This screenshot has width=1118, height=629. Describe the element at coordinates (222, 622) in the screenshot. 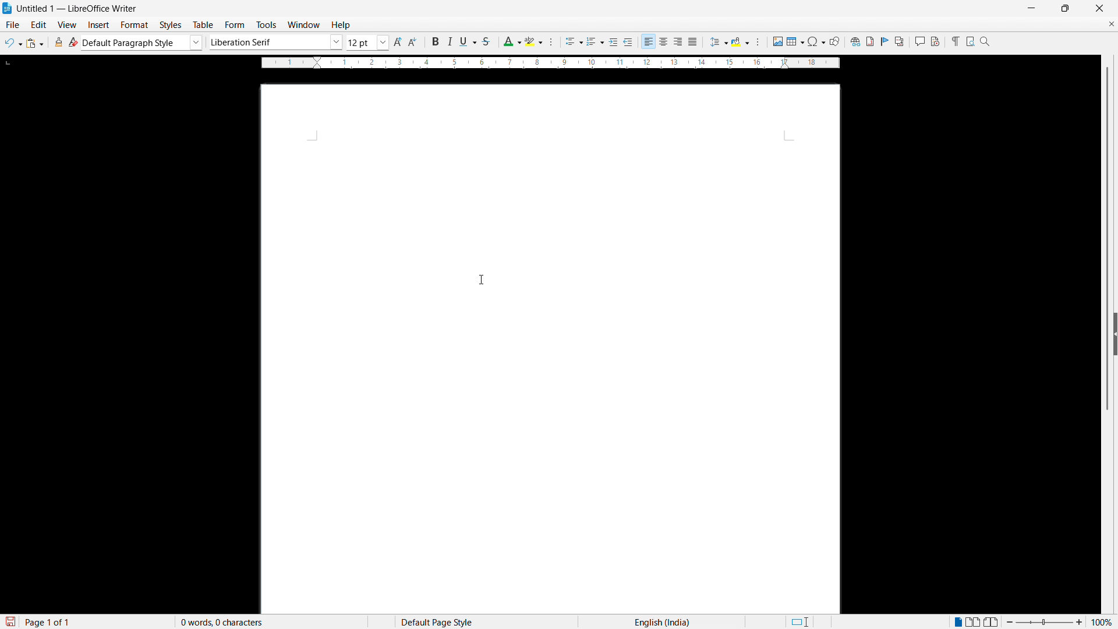

I see `0 words, 0 characters` at that location.